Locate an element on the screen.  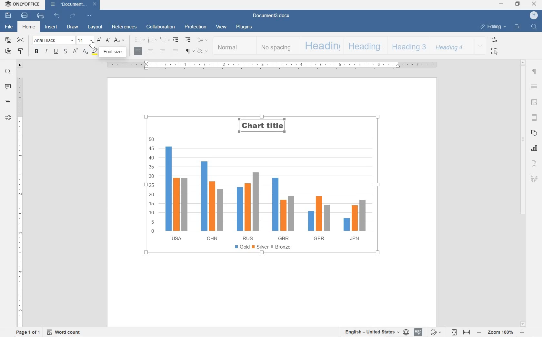
JUSTIFIED is located at coordinates (176, 52).